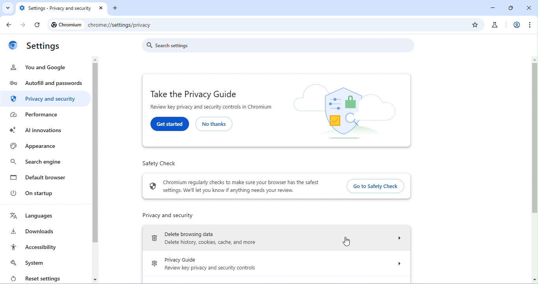 The image size is (538, 284). What do you see at coordinates (34, 278) in the screenshot?
I see `reset settings` at bounding box center [34, 278].